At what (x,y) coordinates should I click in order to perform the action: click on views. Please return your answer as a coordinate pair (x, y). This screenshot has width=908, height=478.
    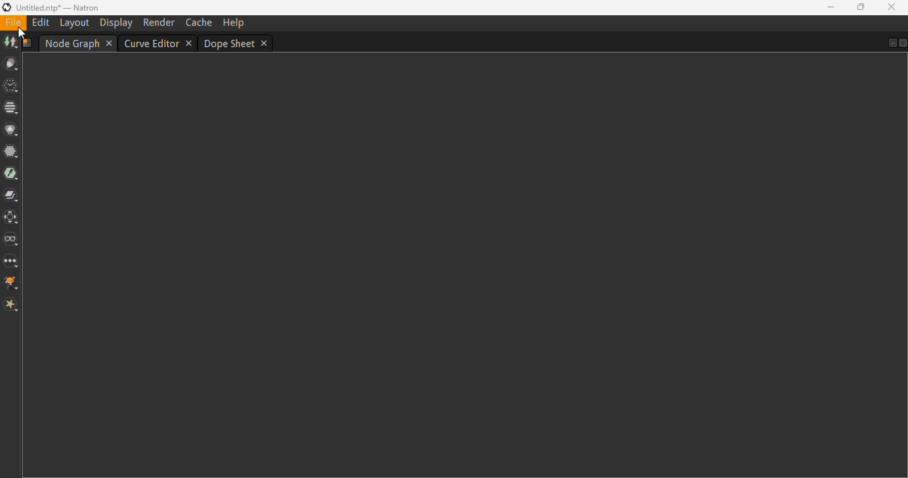
    Looking at the image, I should click on (12, 240).